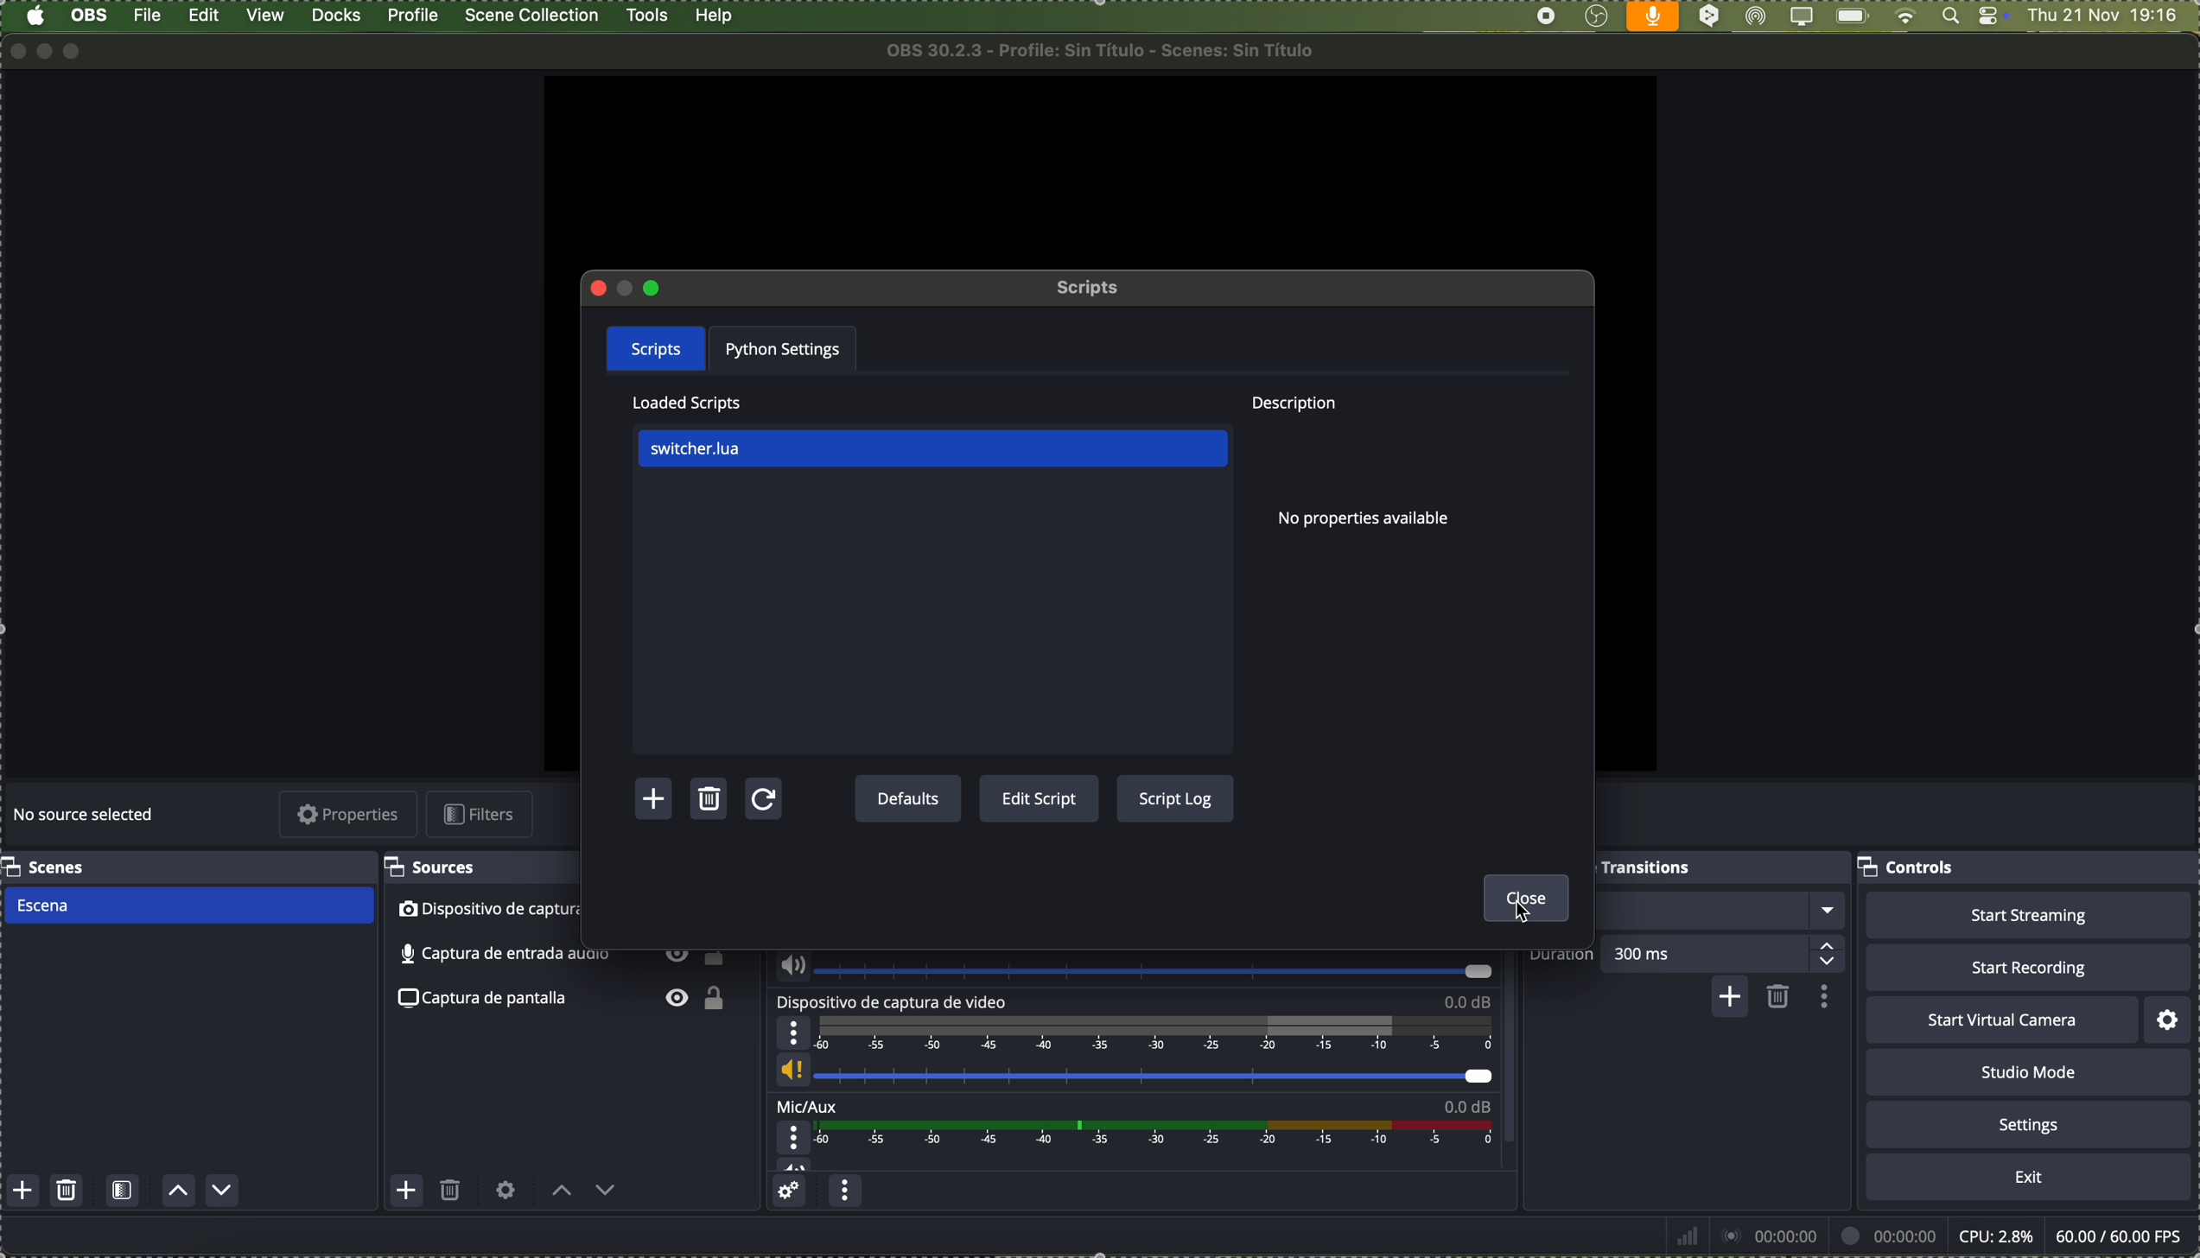  I want to click on video capture device, so click(1135, 1043).